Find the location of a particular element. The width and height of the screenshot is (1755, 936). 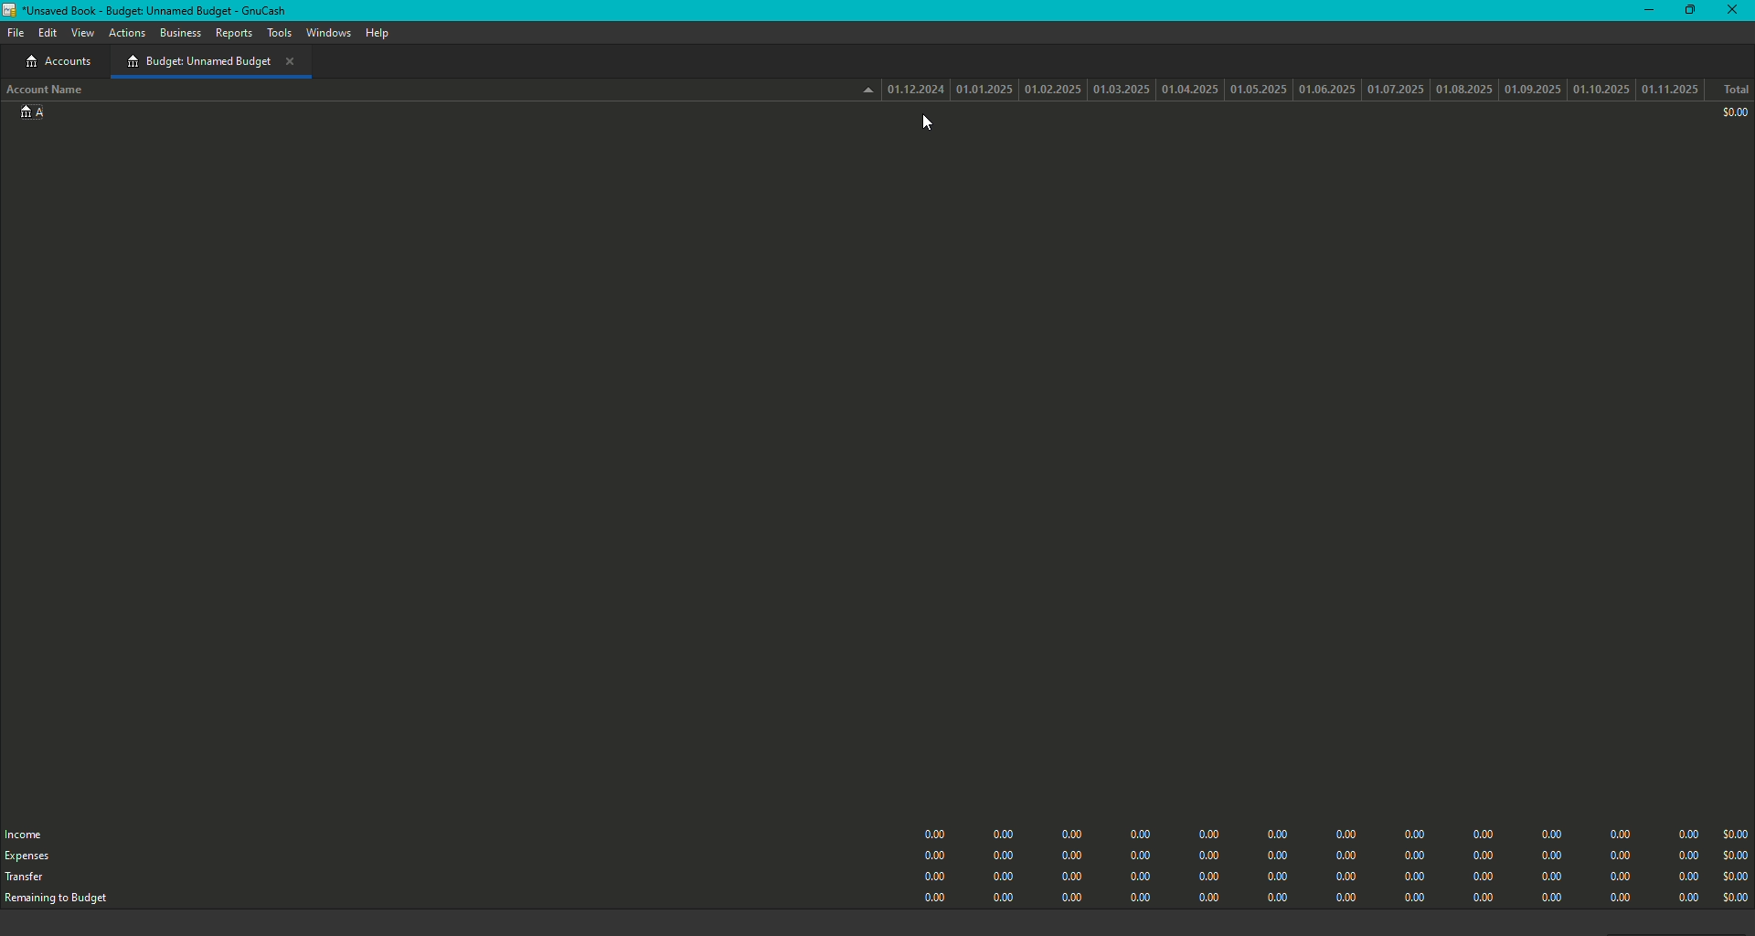

Total is located at coordinates (1735, 90).